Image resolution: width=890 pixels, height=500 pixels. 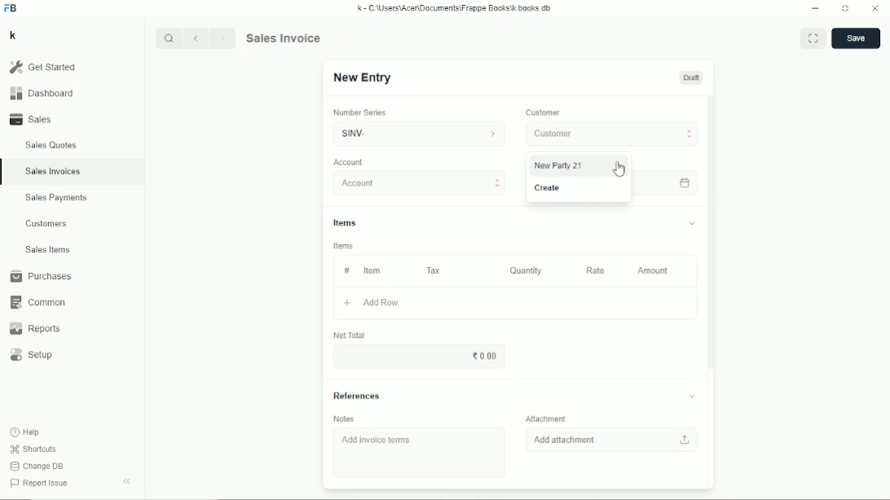 What do you see at coordinates (283, 37) in the screenshot?
I see `Sales invoice` at bounding box center [283, 37].